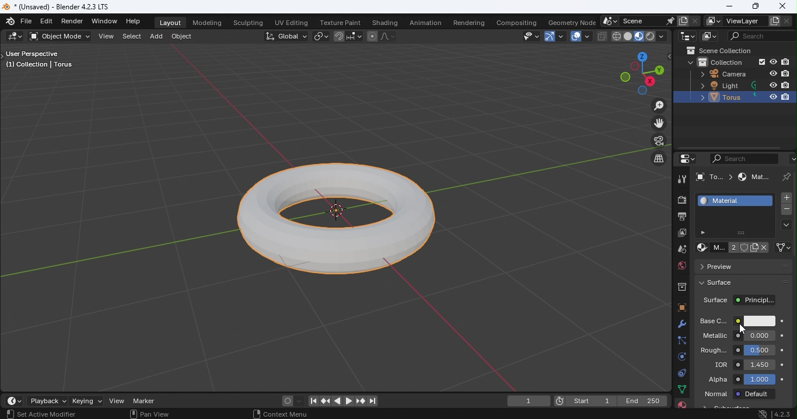 This screenshot has height=419, width=797. I want to click on Compositing, so click(518, 23).